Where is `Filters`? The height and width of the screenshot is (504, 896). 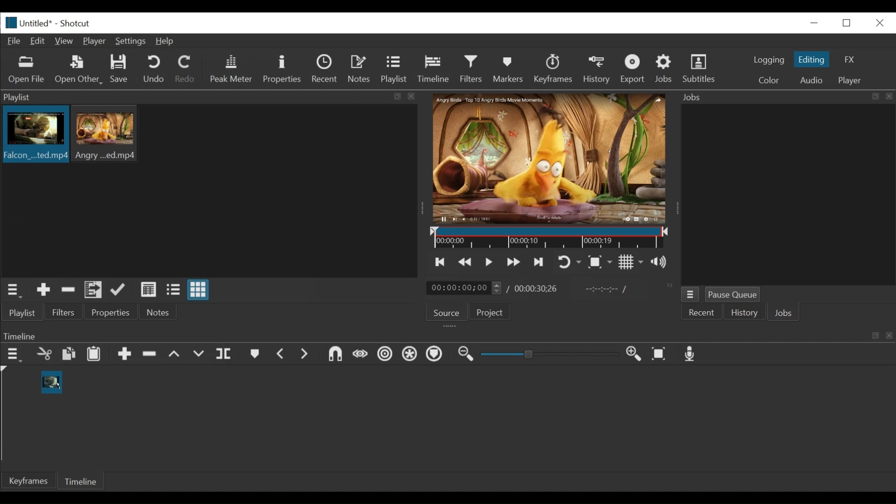
Filters is located at coordinates (474, 69).